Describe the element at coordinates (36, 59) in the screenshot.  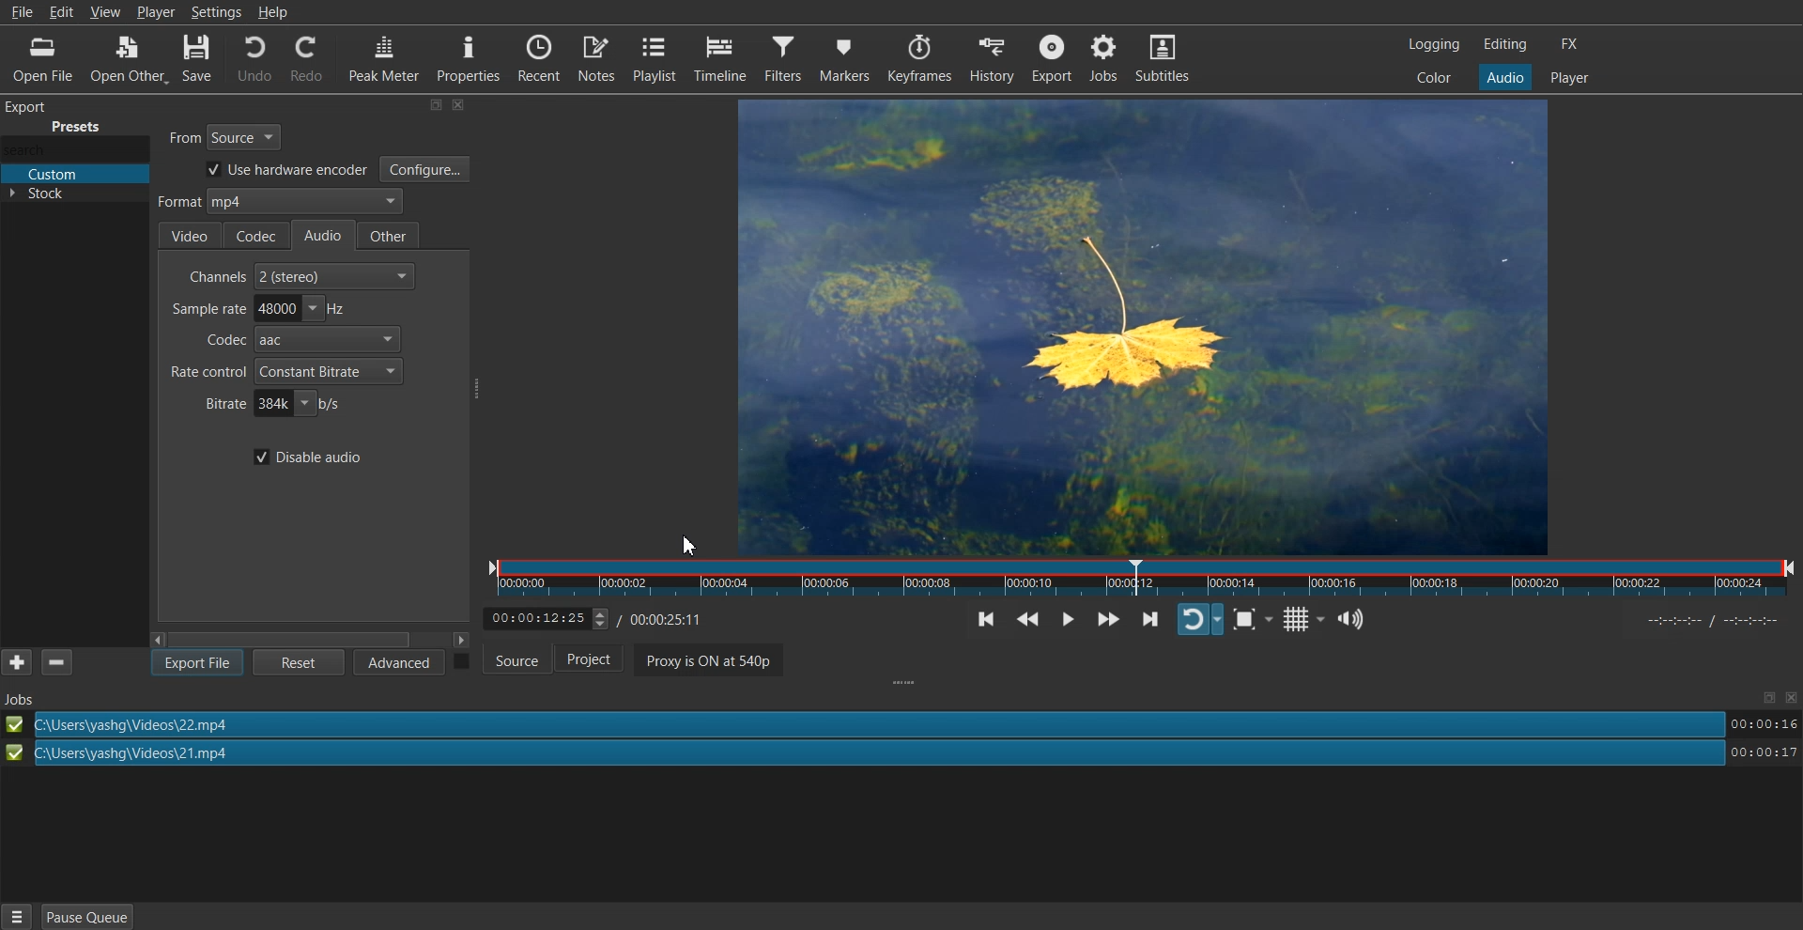
I see `Open File` at that location.